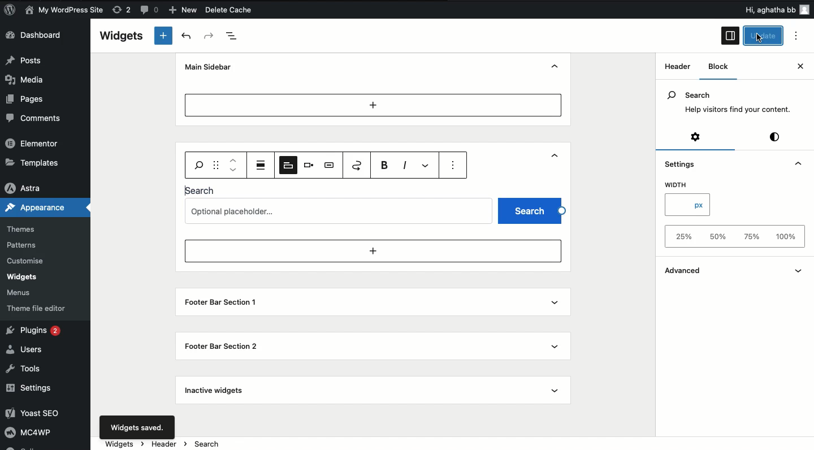 The image size is (814, 450). What do you see at coordinates (731, 237) in the screenshot?
I see `25% 50% 75% 100%` at bounding box center [731, 237].